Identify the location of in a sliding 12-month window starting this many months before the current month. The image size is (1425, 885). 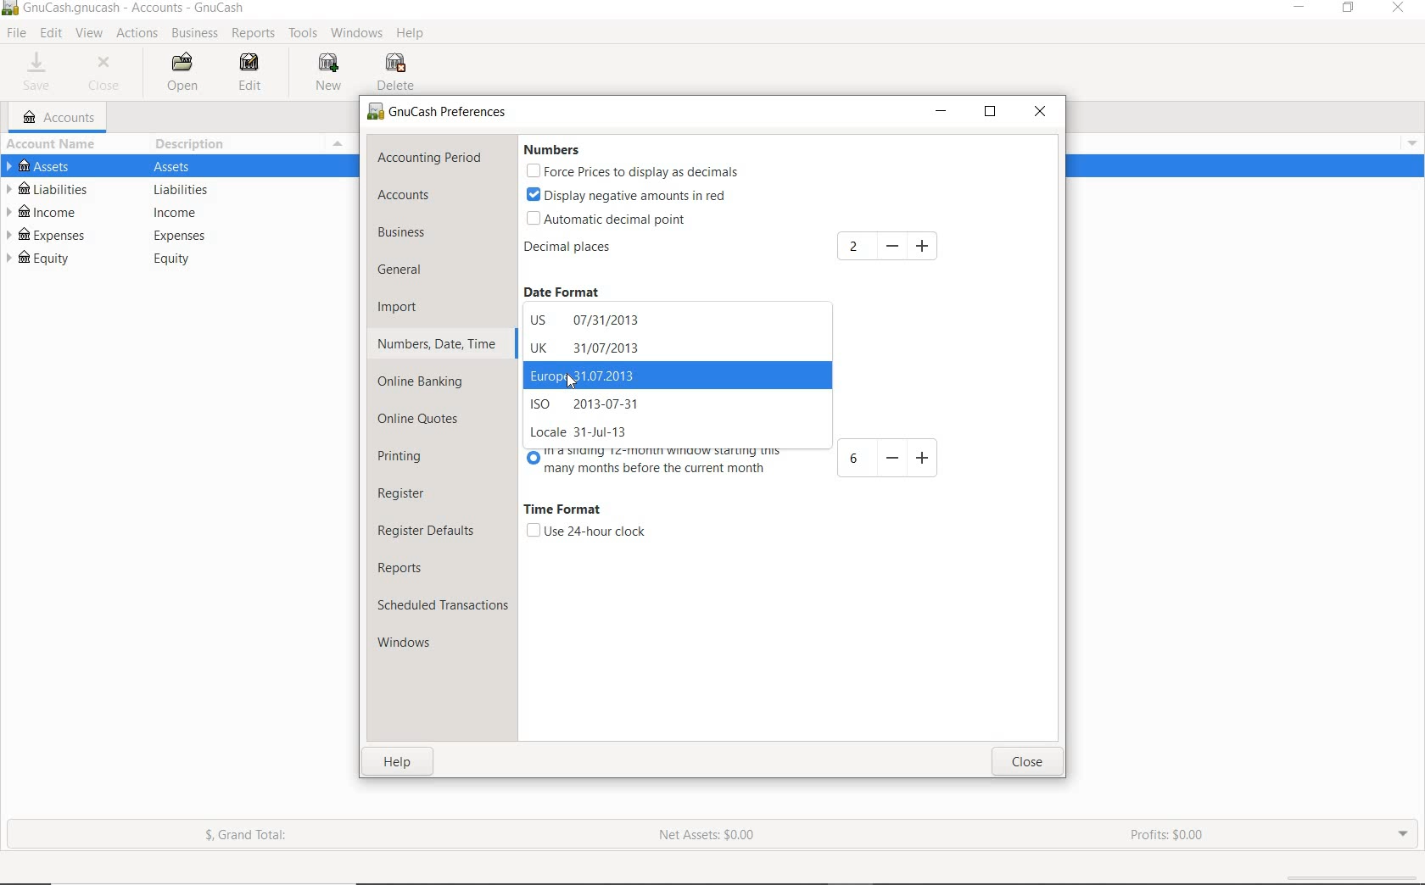
(737, 463).